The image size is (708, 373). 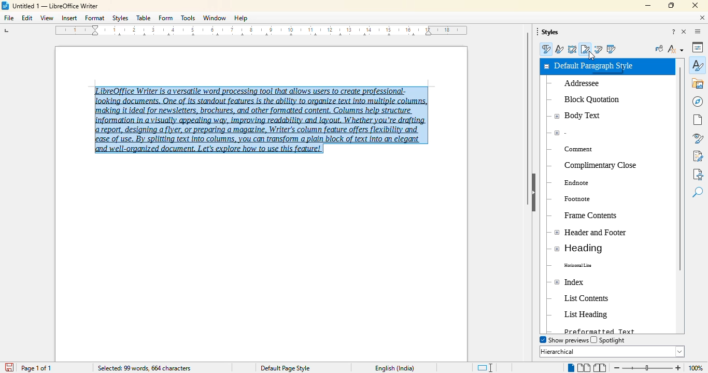 I want to click on maximize, so click(x=671, y=5).